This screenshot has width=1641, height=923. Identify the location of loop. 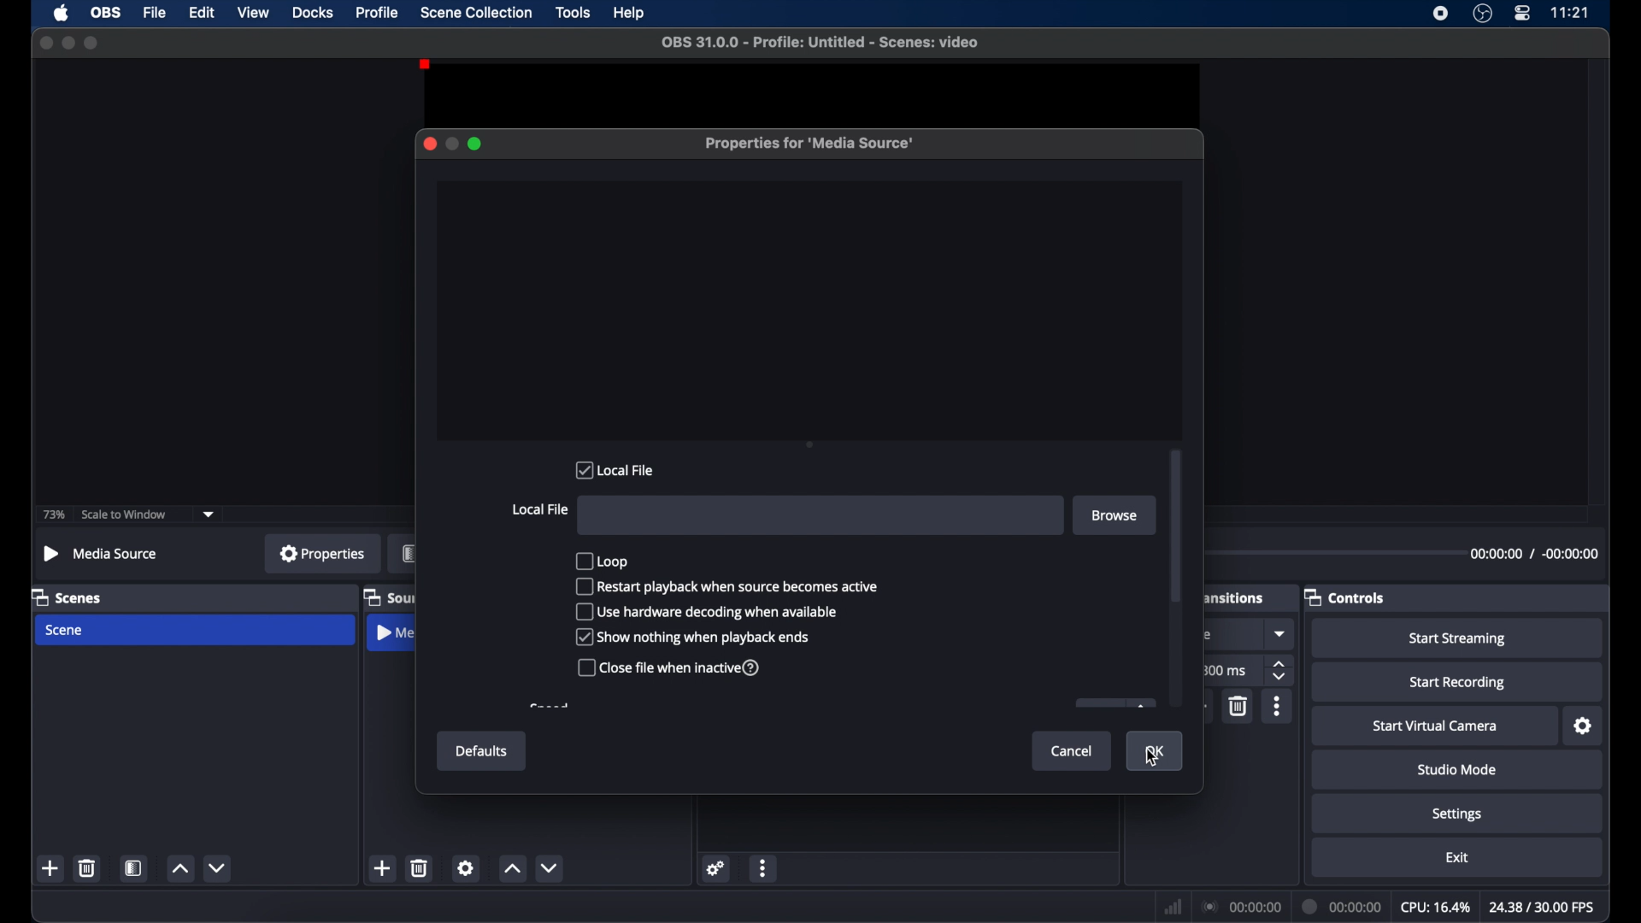
(604, 560).